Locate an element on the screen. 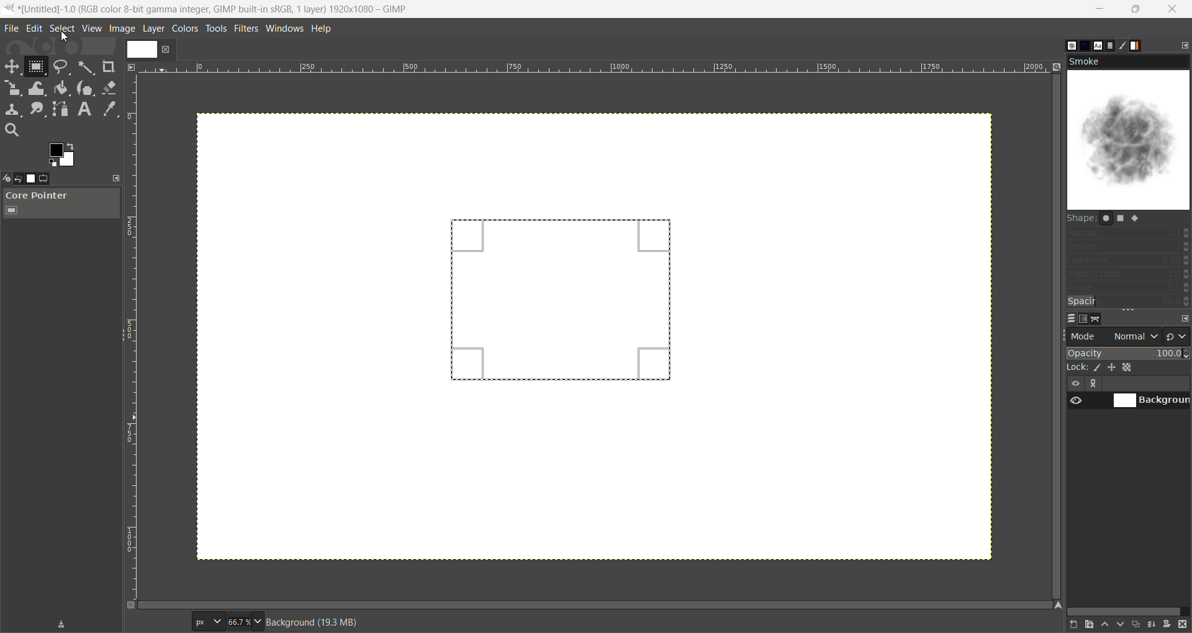  filters is located at coordinates (245, 29).